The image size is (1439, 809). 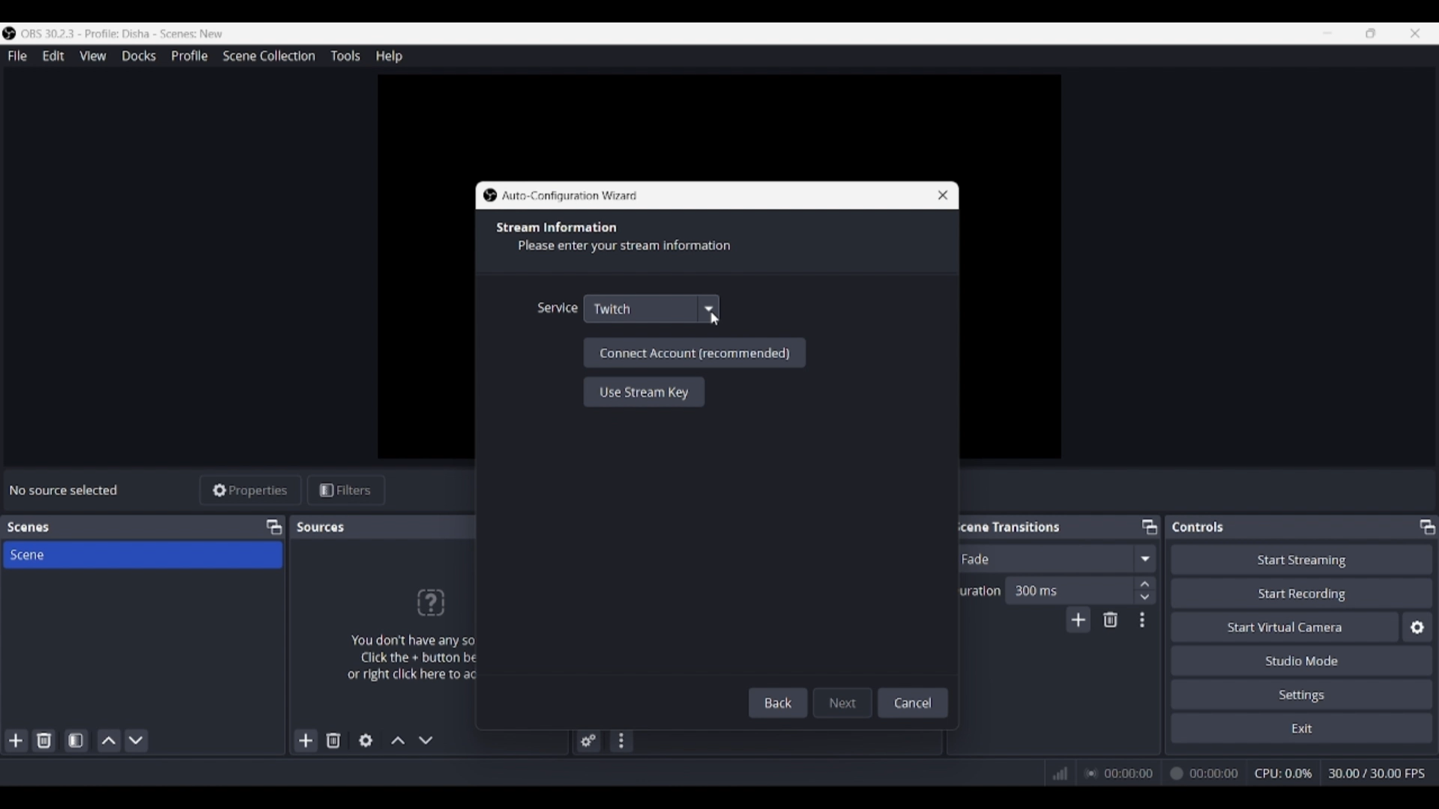 What do you see at coordinates (695, 372) in the screenshot?
I see `Recommended settings` at bounding box center [695, 372].